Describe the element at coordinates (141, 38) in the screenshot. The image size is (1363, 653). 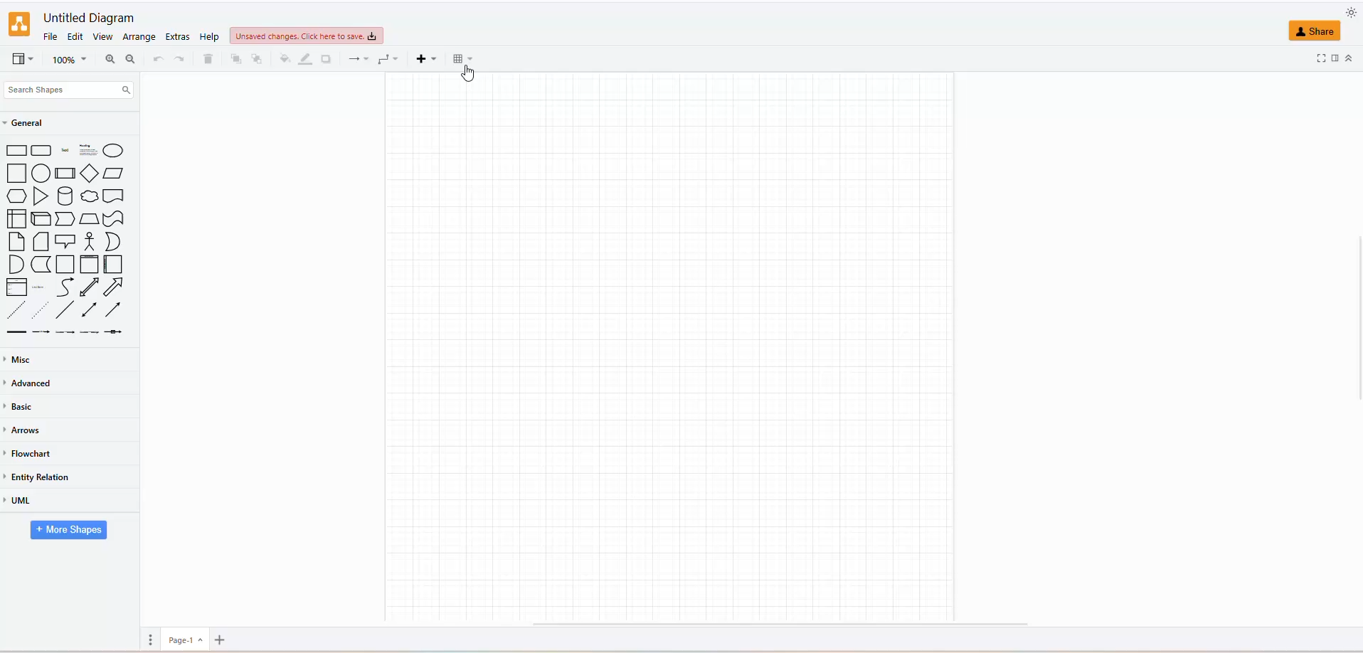
I see `arrange` at that location.